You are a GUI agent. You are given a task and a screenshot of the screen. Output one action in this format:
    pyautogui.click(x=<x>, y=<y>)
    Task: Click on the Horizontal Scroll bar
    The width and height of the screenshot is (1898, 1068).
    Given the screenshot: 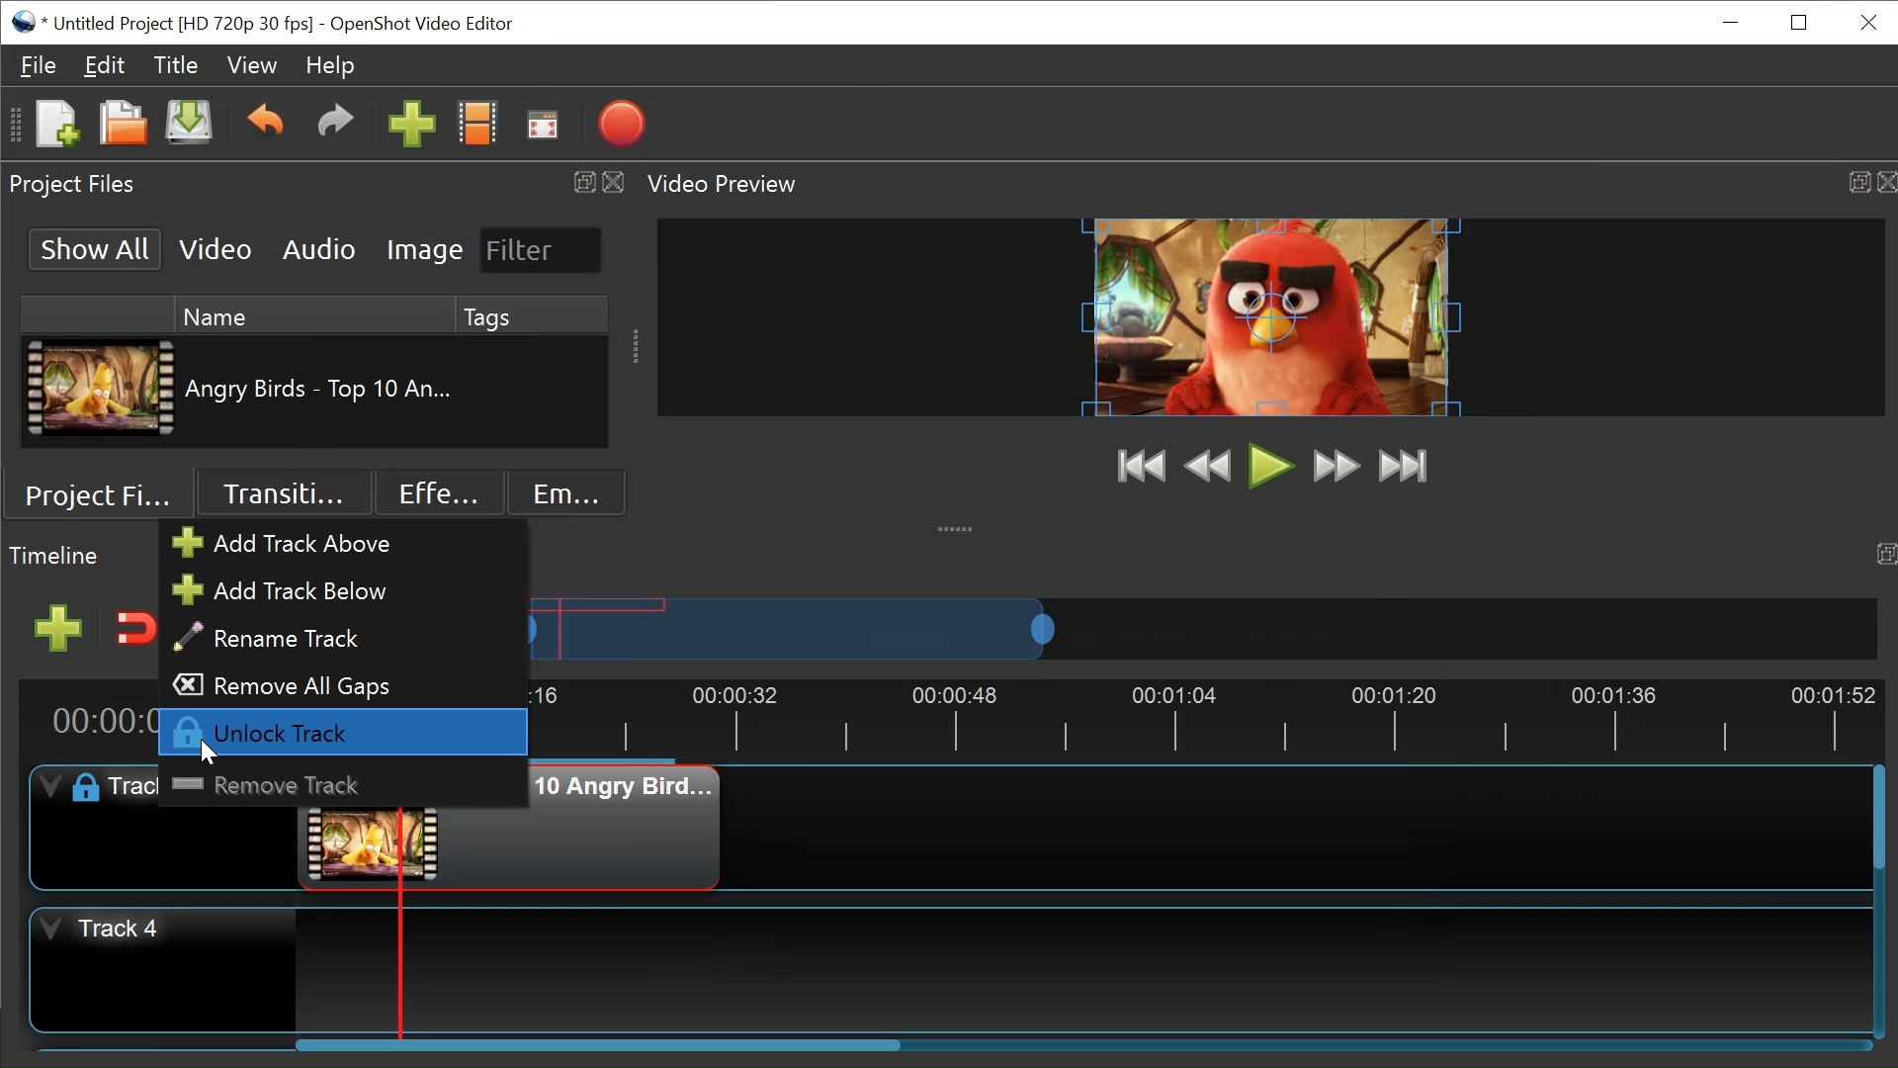 What is the action you would take?
    pyautogui.click(x=596, y=1045)
    